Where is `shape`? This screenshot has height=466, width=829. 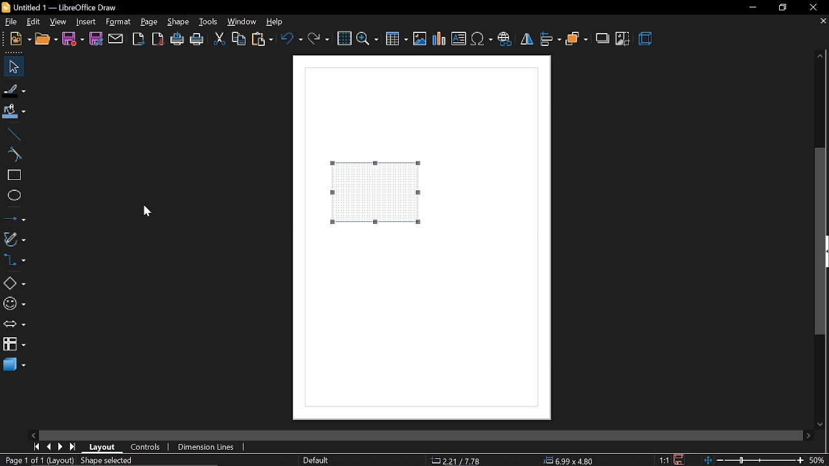
shape is located at coordinates (179, 22).